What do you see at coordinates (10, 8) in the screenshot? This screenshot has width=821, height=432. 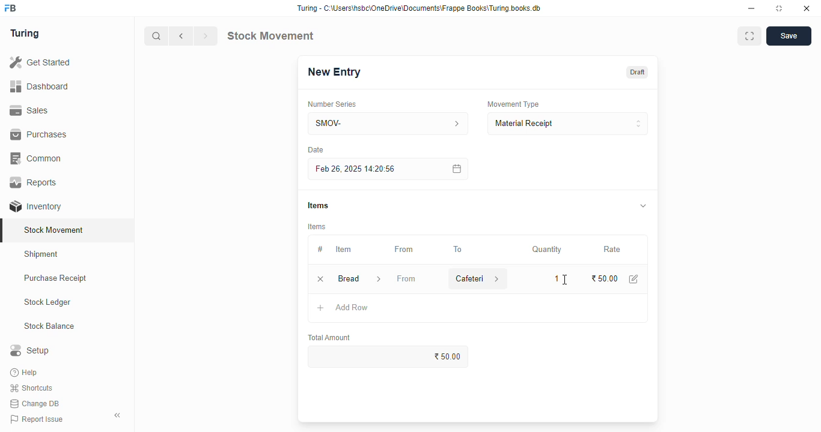 I see `FB-logo` at bounding box center [10, 8].